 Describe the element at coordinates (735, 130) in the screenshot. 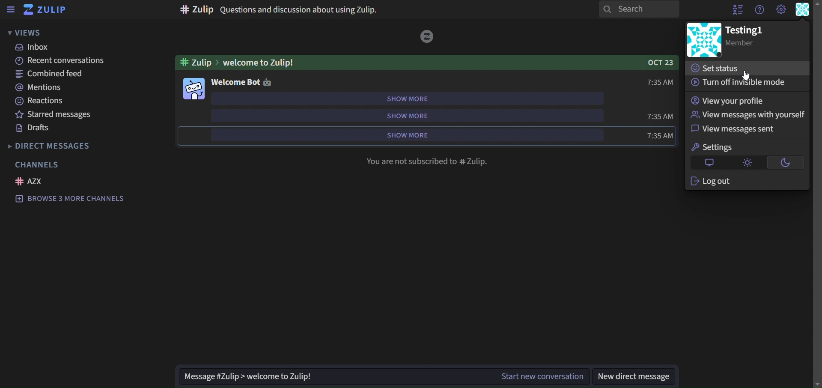

I see `view messages sent` at that location.